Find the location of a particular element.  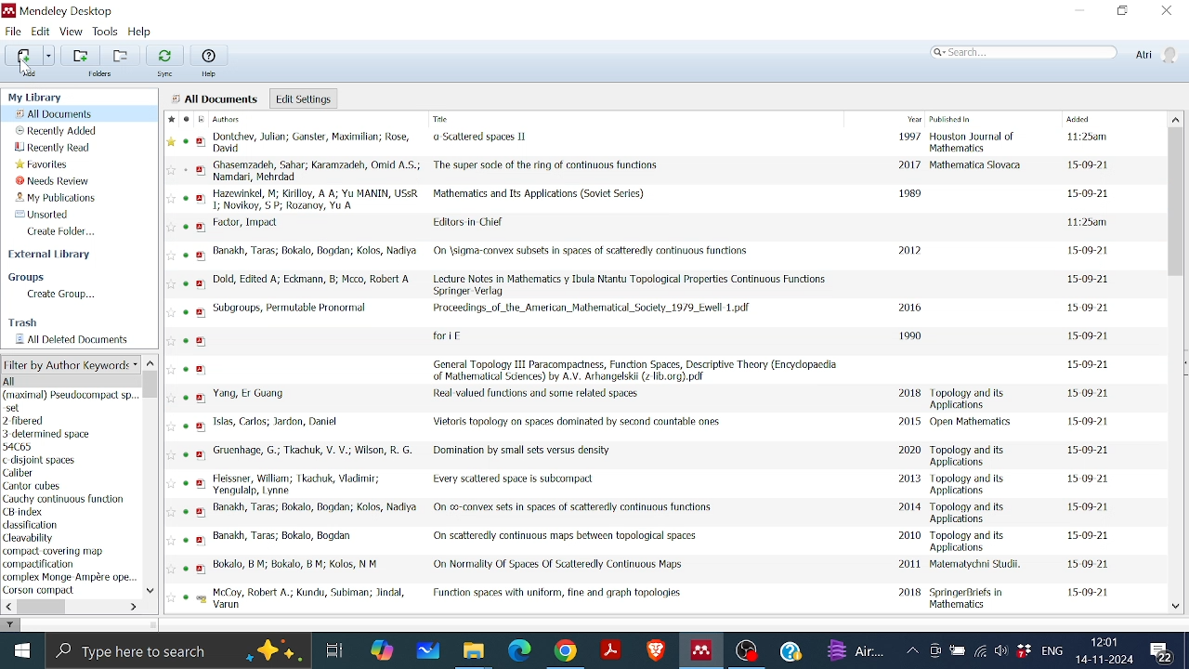

Author is located at coordinates (309, 449).